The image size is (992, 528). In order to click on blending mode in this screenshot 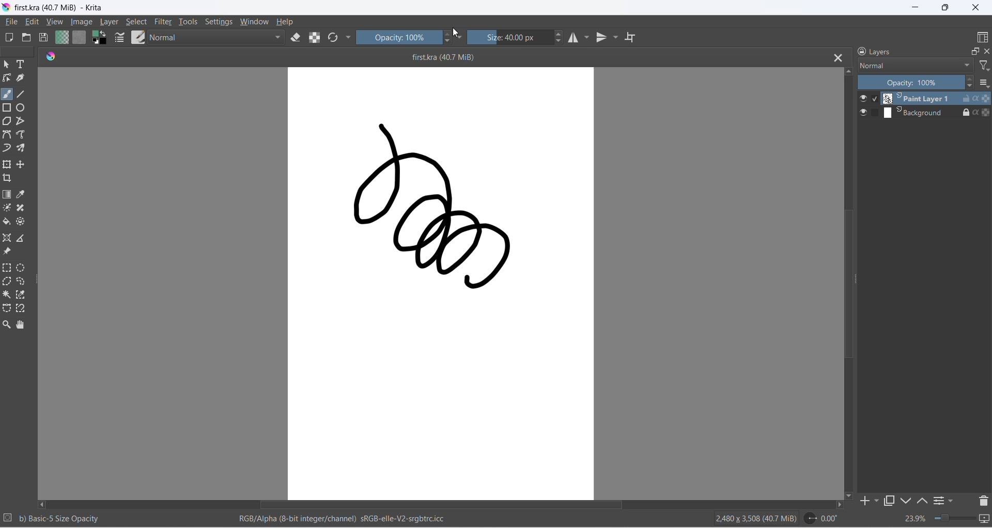, I will do `click(217, 37)`.